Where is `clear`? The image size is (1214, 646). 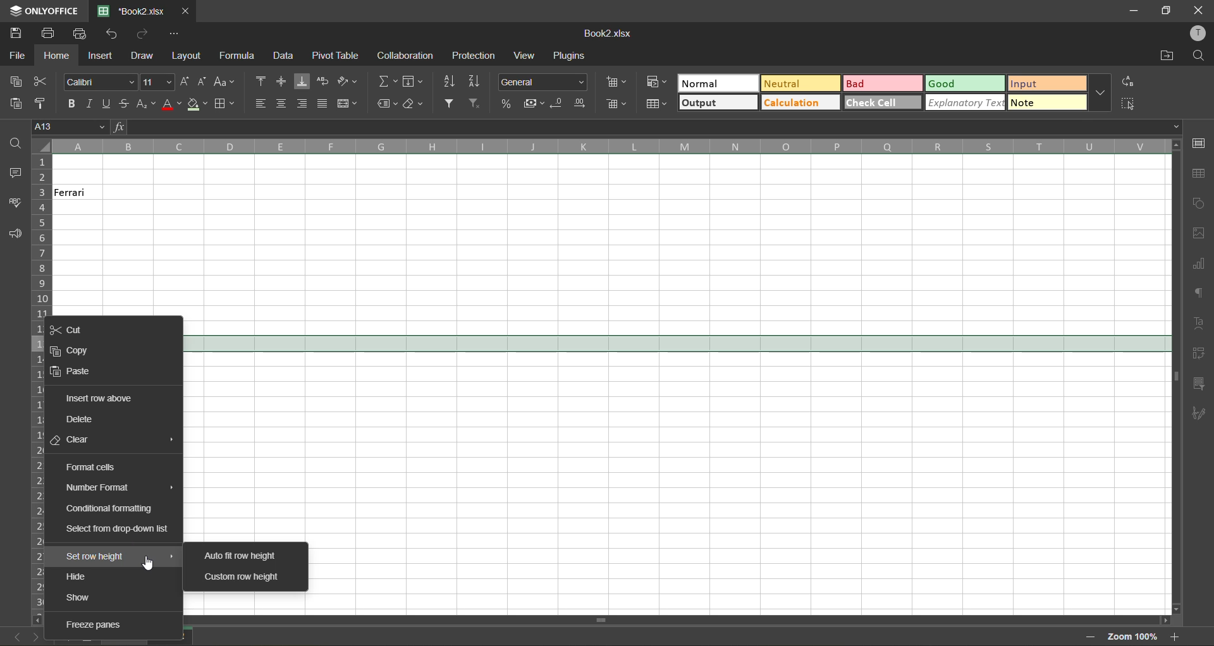 clear is located at coordinates (417, 105).